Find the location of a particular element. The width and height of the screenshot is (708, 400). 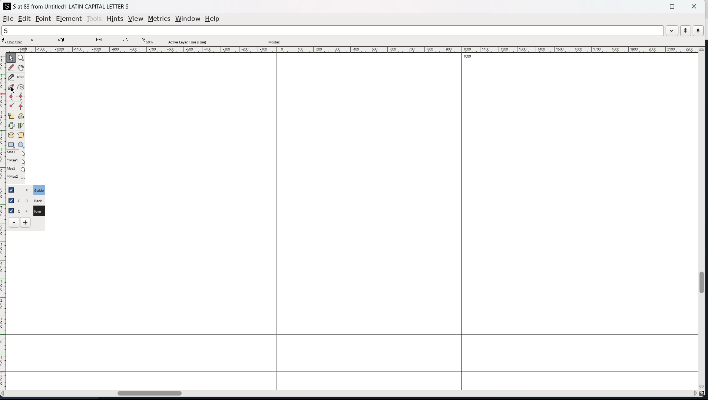

measure distance, angle between two points is located at coordinates (21, 78).